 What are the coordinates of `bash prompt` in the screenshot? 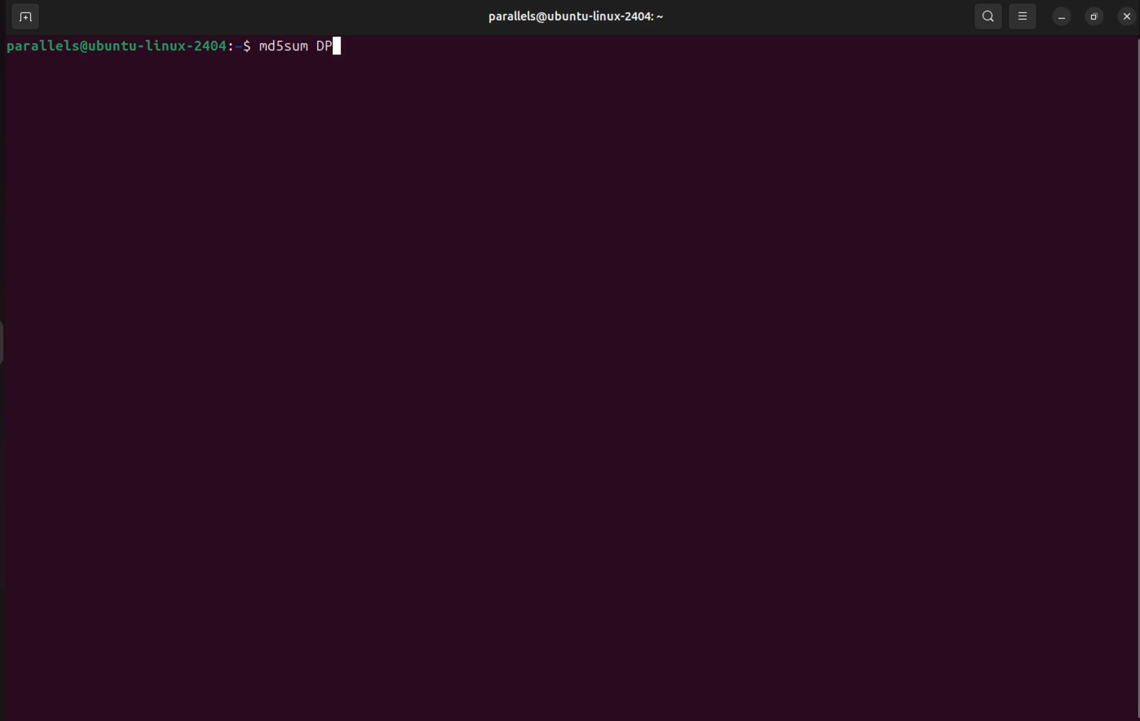 It's located at (126, 44).